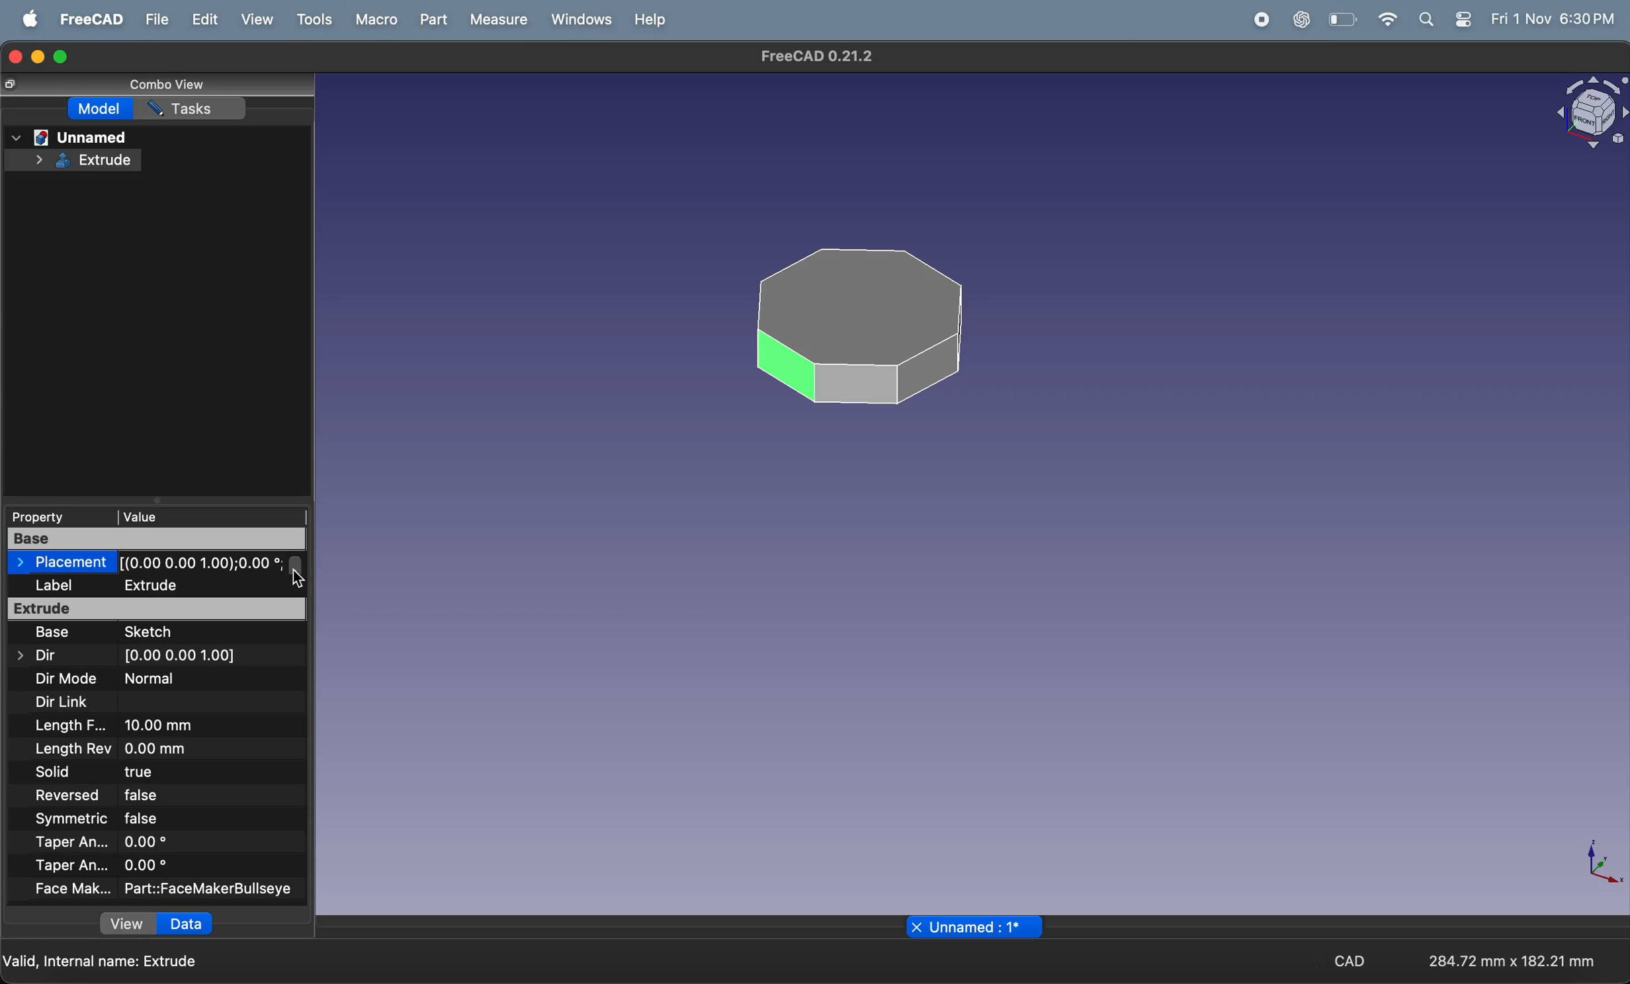  What do you see at coordinates (1555, 19) in the screenshot?
I see `Fri 1 Nov 6:30PM` at bounding box center [1555, 19].